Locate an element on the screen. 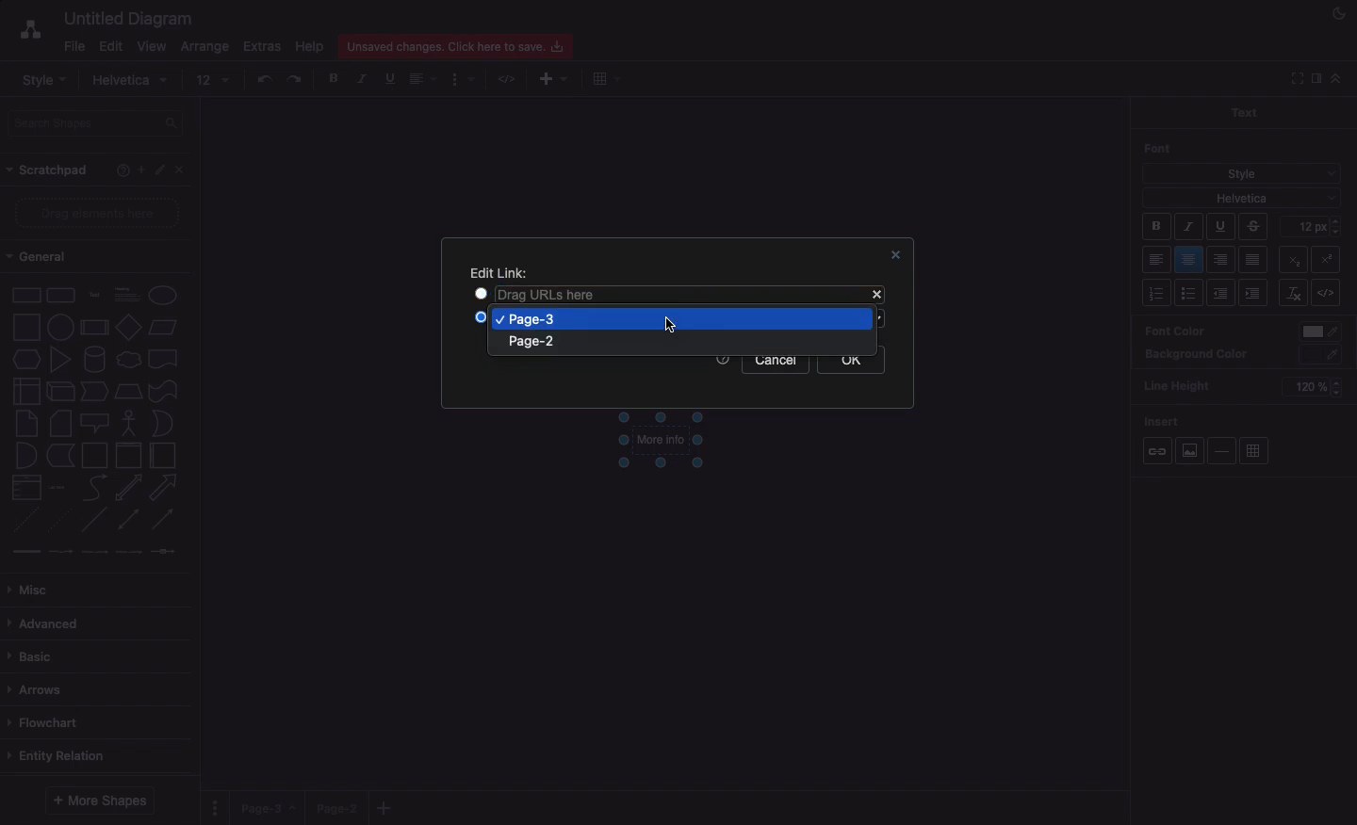 The height and width of the screenshot is (825, 1357). document is located at coordinates (164, 359).